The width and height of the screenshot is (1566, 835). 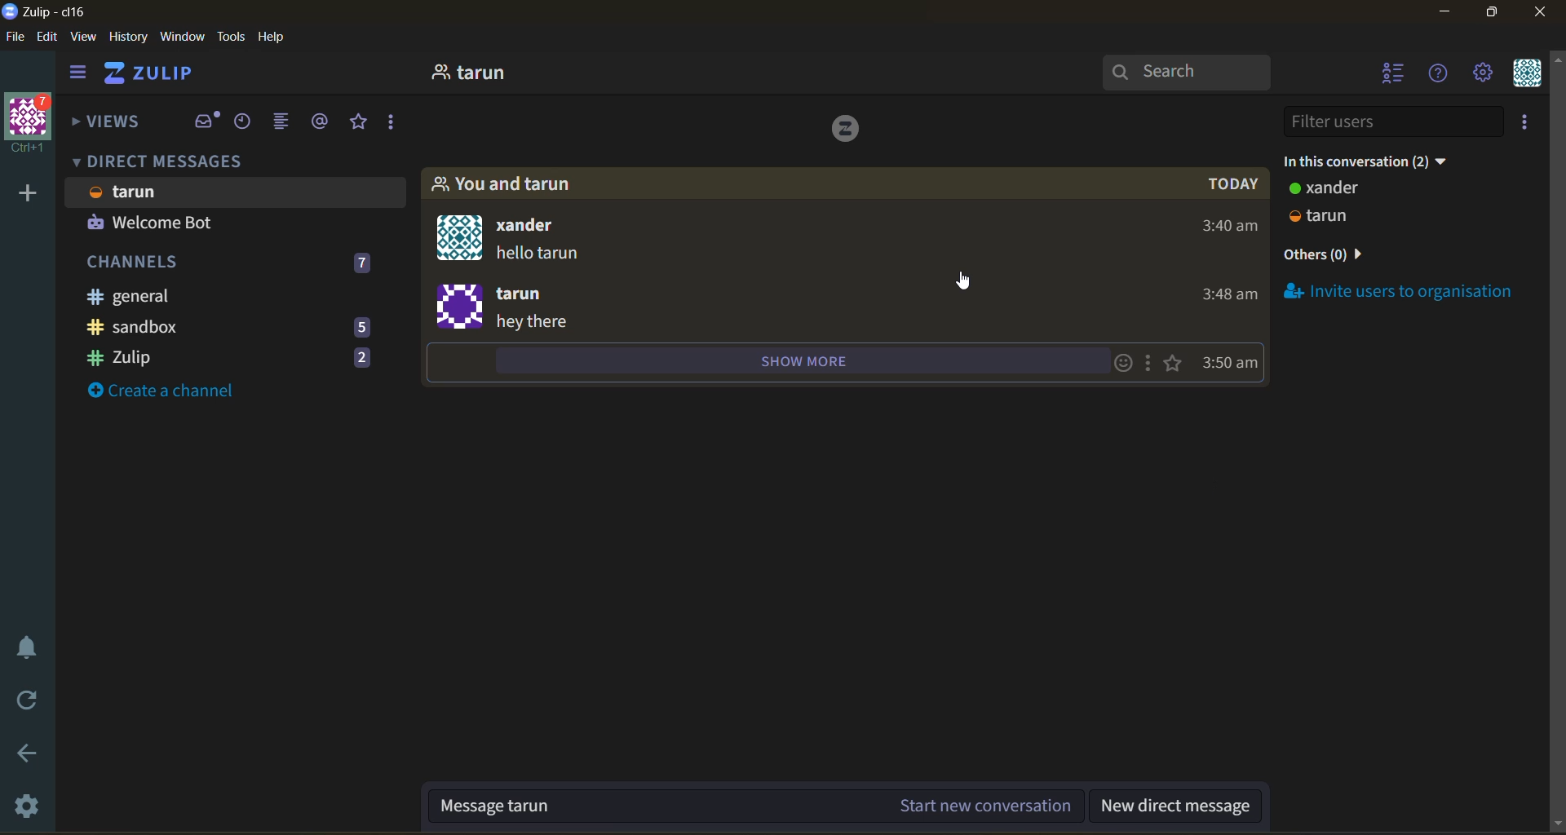 I want to click on reload, so click(x=22, y=696).